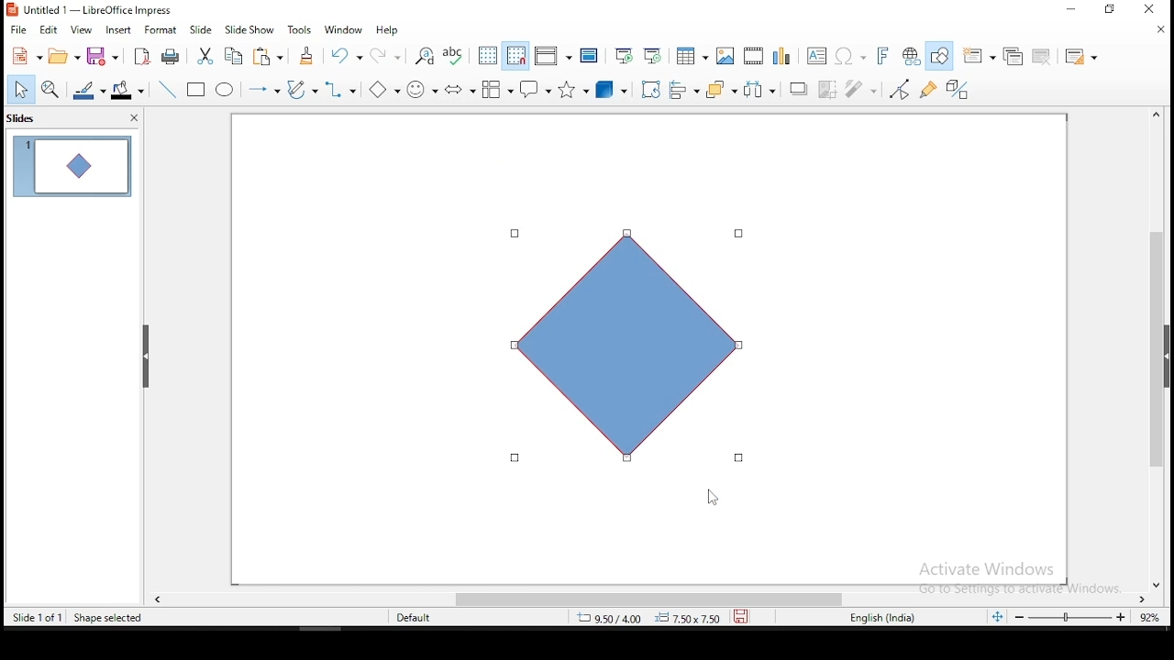 This screenshot has width=1174, height=660. What do you see at coordinates (574, 89) in the screenshot?
I see `stars and banners` at bounding box center [574, 89].